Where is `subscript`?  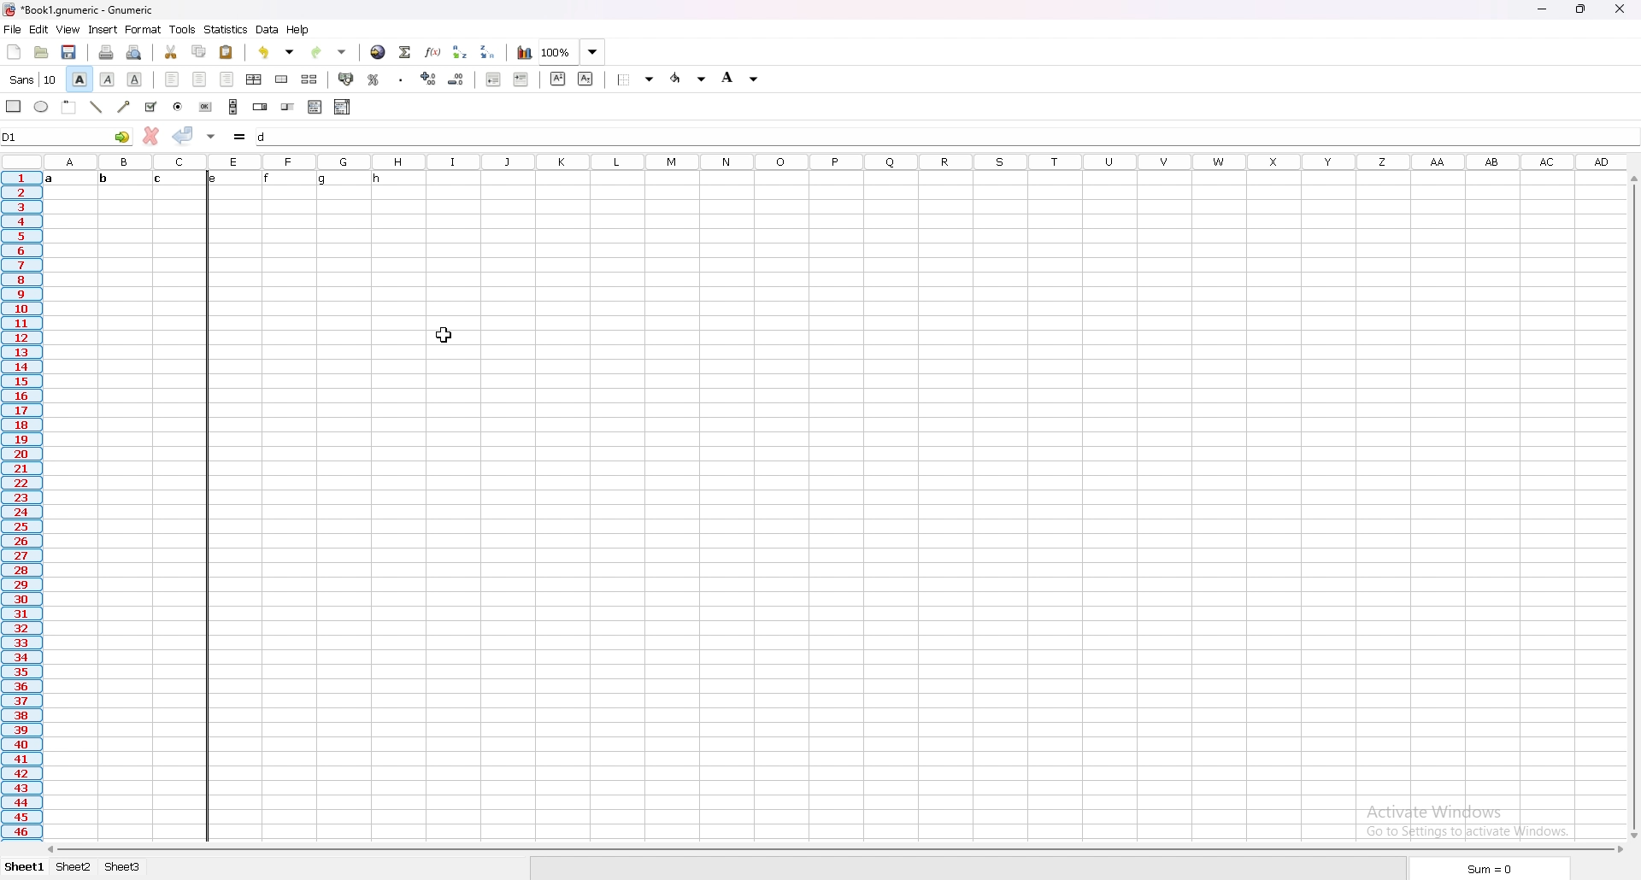 subscript is located at coordinates (585, 79).